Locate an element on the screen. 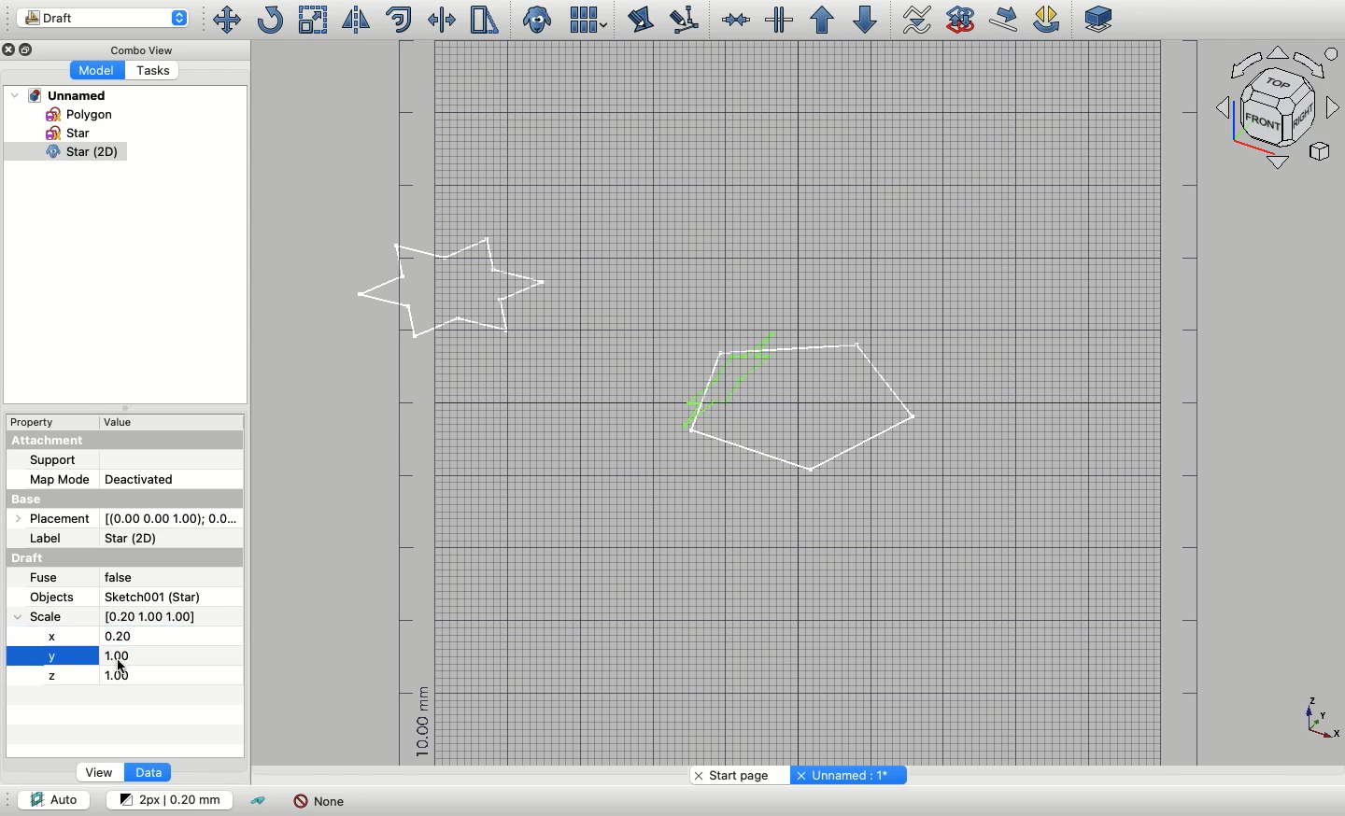  Change default style for new objects is located at coordinates (167, 798).